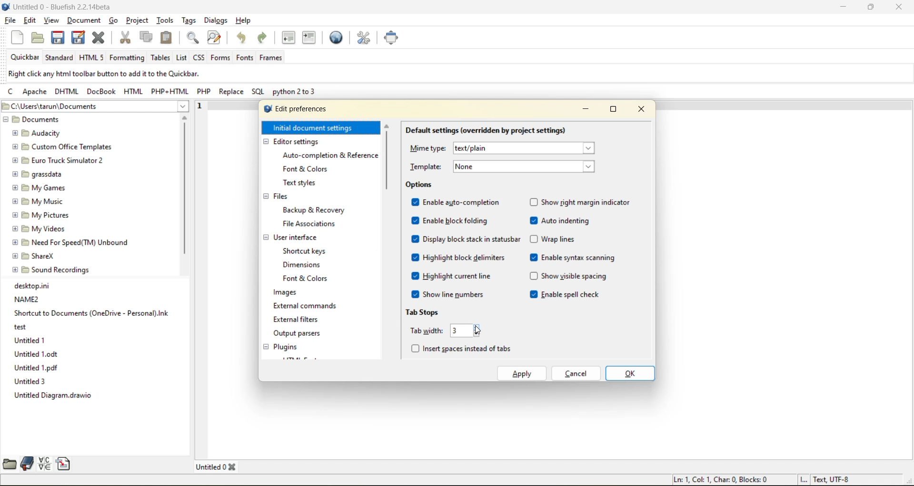 The image size is (914, 486). I want to click on edit preferences, so click(296, 108).